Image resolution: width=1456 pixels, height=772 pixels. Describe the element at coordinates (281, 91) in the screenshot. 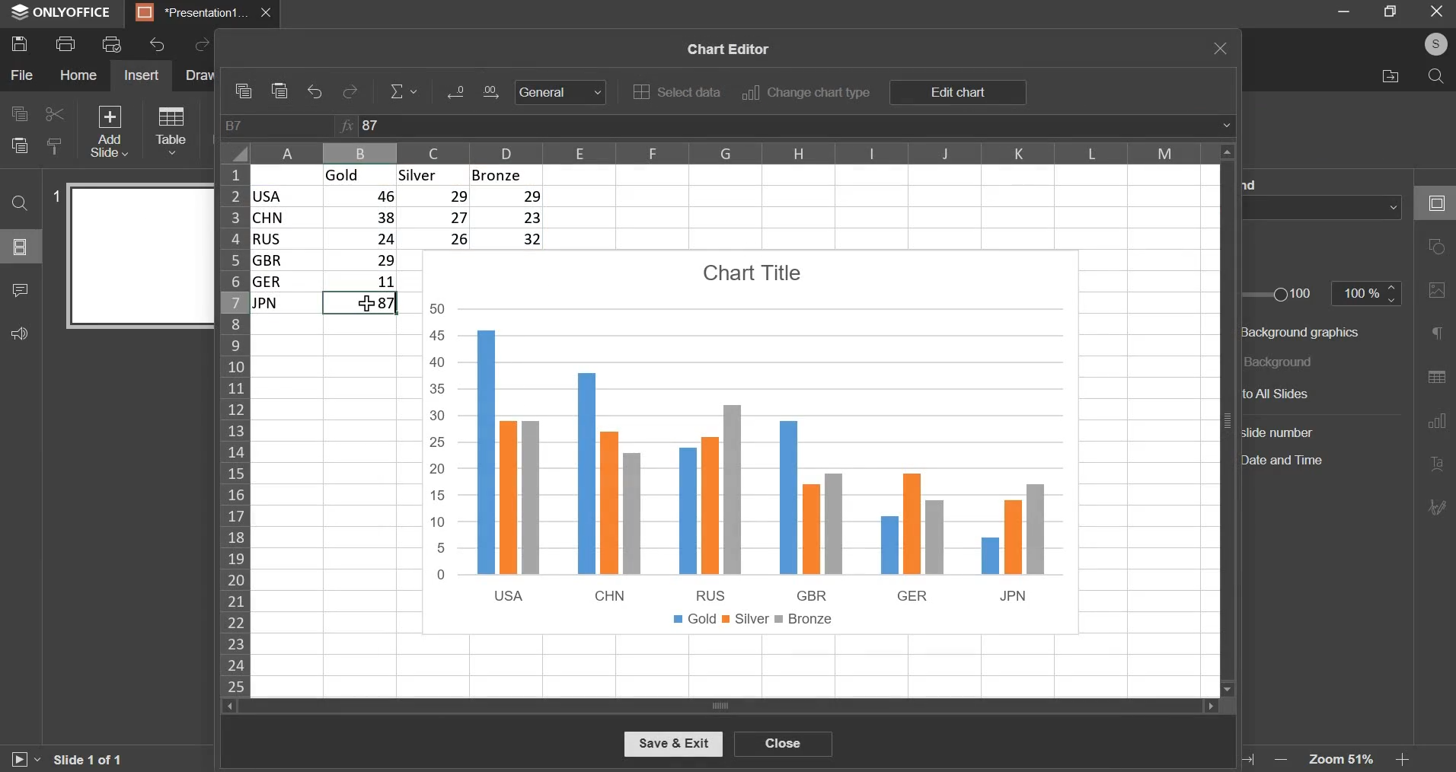

I see `paste` at that location.